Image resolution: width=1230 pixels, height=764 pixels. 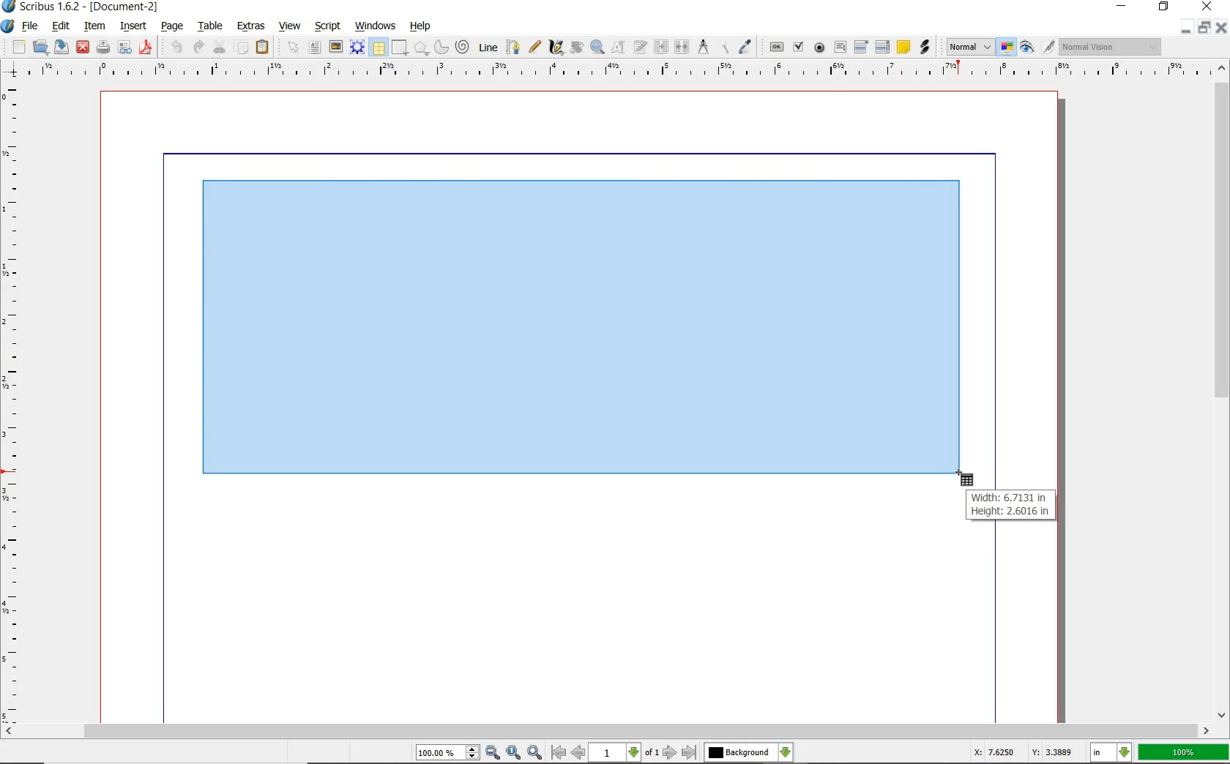 I want to click on minimize, so click(x=1186, y=27).